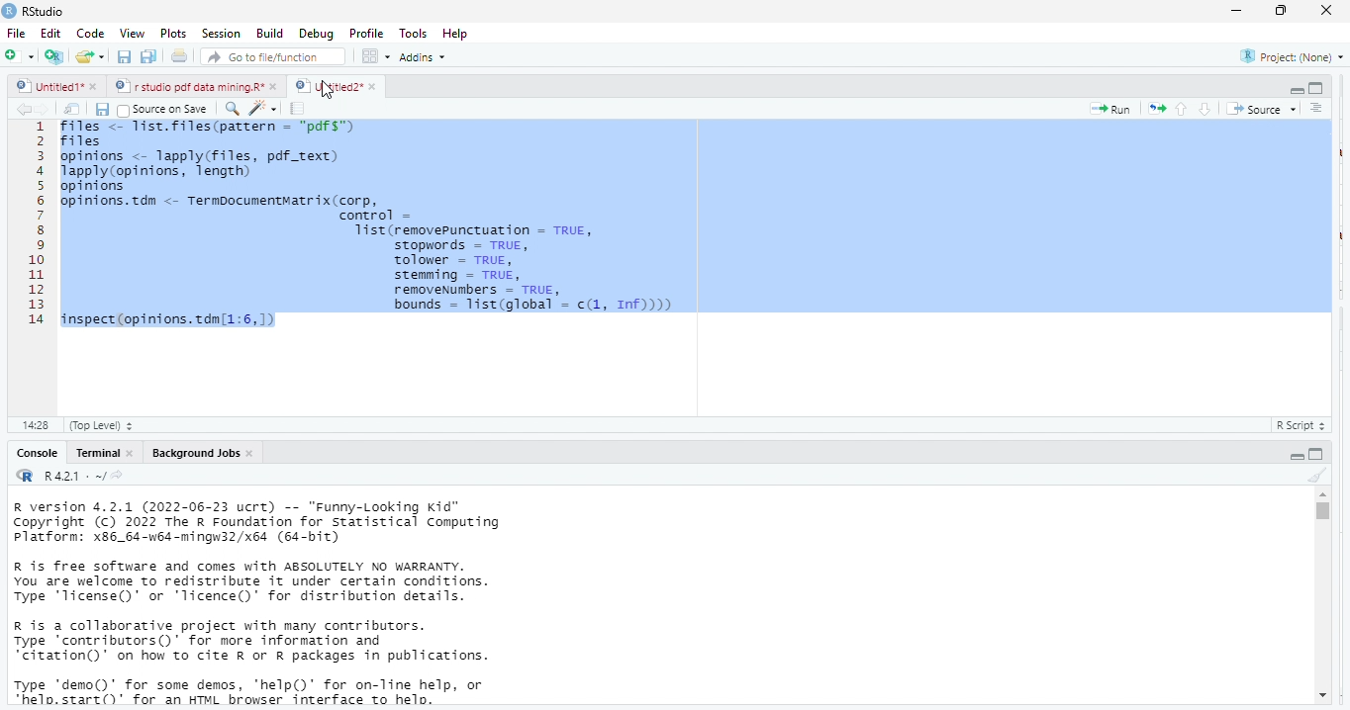  Describe the element at coordinates (103, 108) in the screenshot. I see `save current` at that location.